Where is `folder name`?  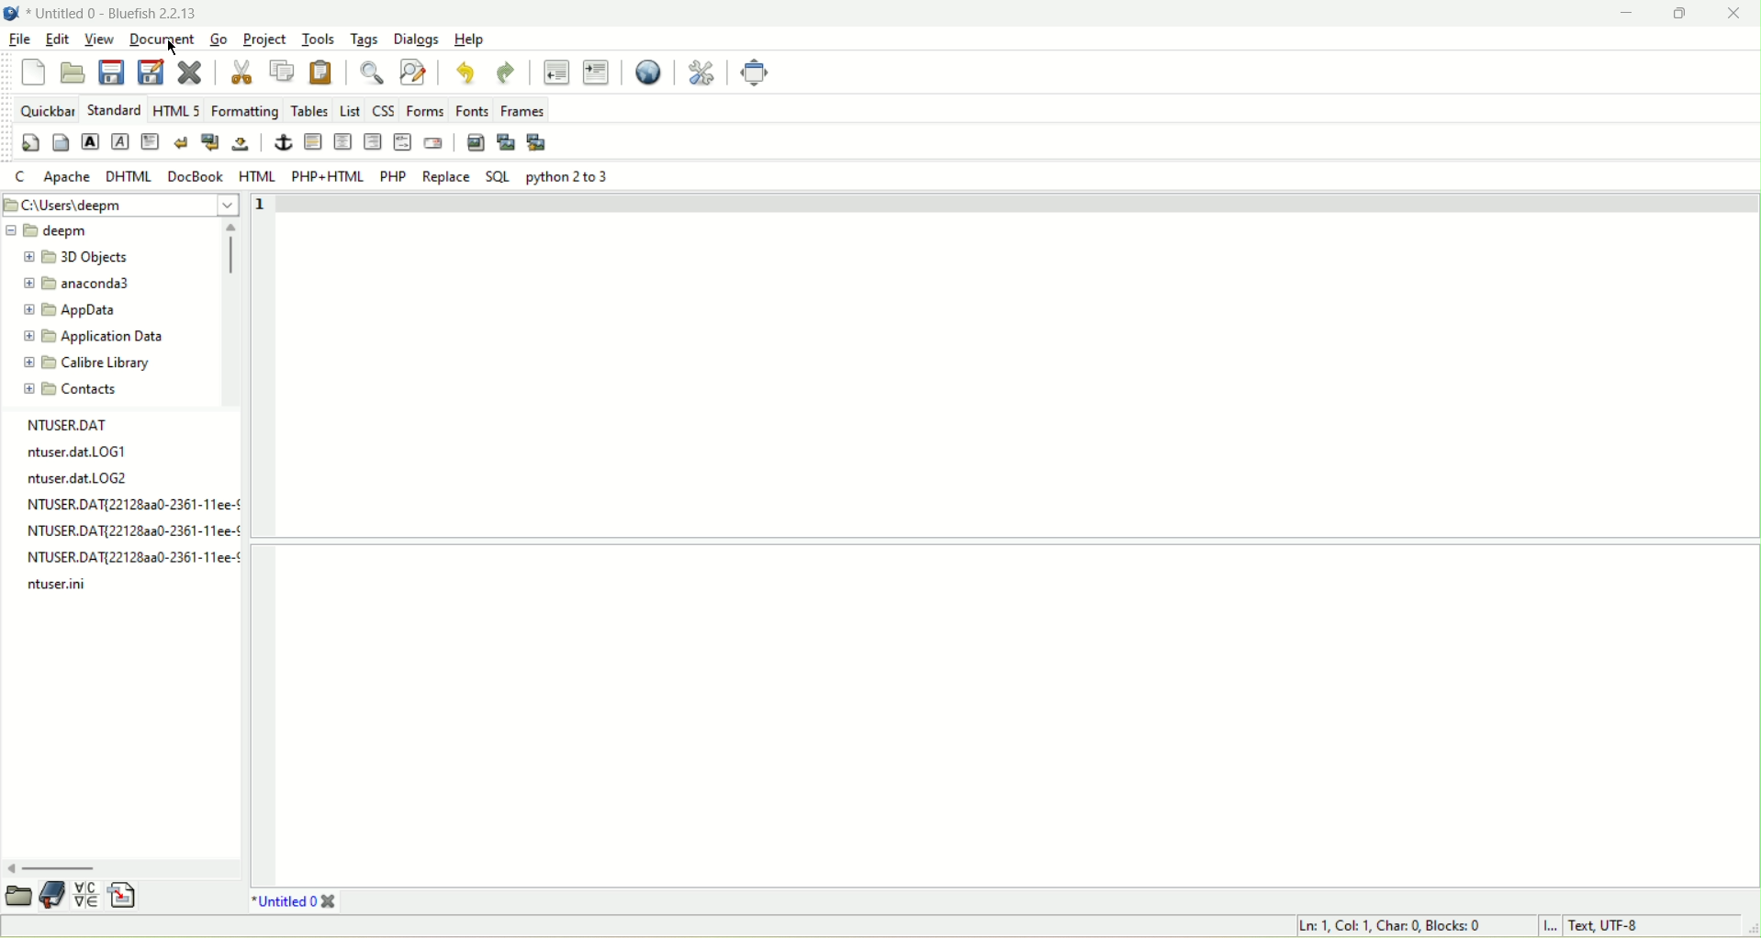 folder name is located at coordinates (90, 363).